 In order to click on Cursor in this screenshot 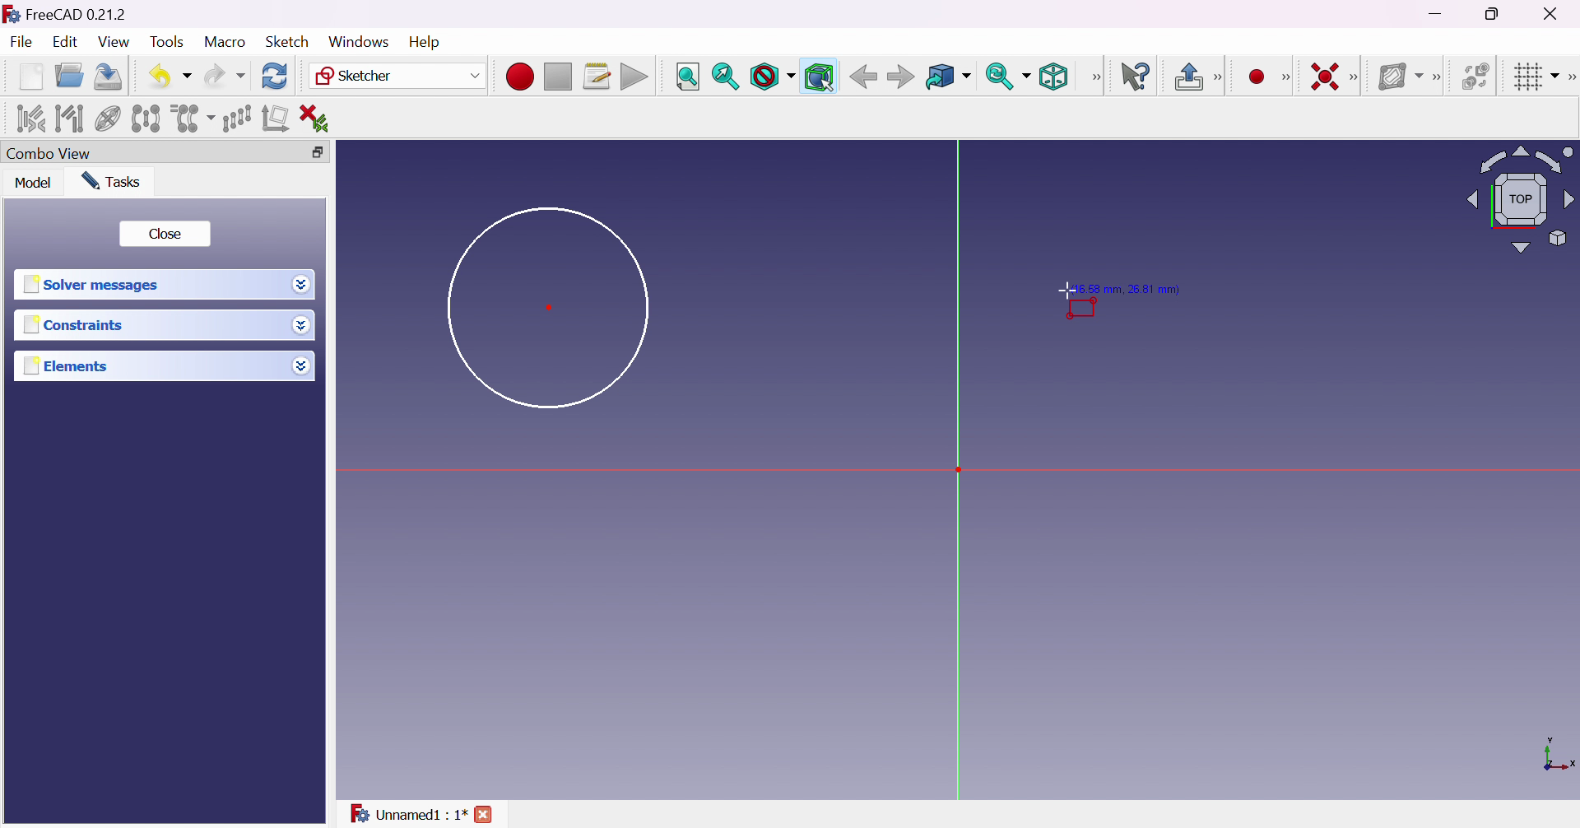, I will do `click(1080, 300)`.